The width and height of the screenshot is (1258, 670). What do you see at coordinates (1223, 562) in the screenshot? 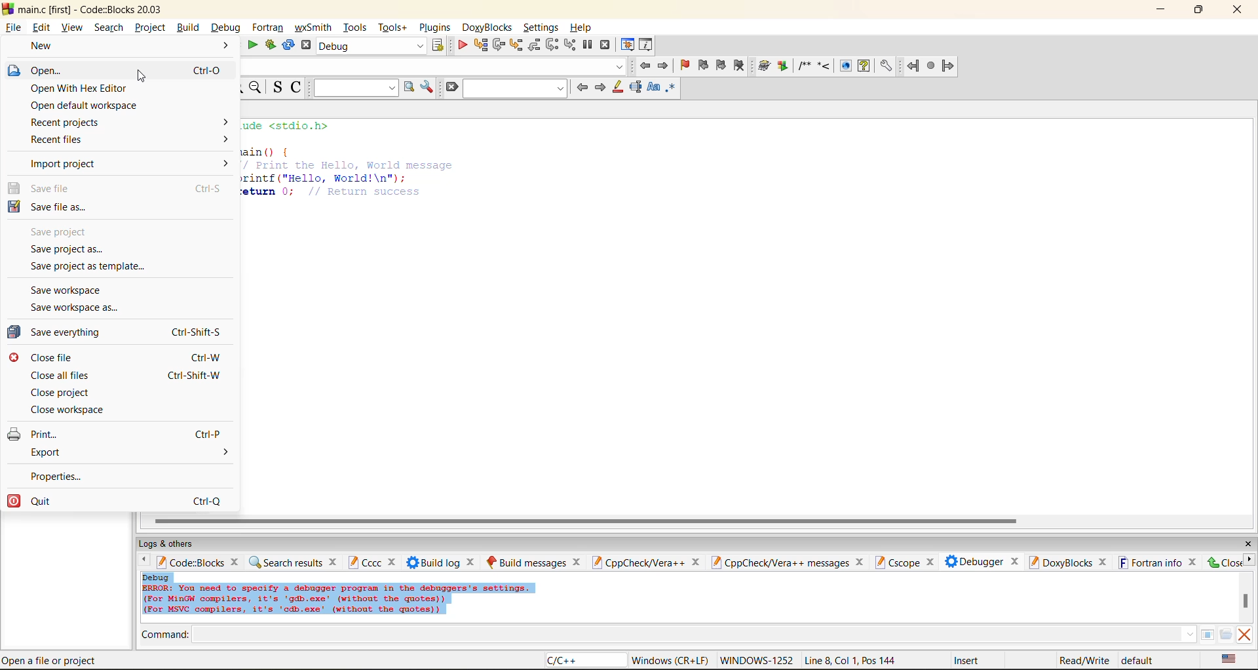
I see `close` at bounding box center [1223, 562].